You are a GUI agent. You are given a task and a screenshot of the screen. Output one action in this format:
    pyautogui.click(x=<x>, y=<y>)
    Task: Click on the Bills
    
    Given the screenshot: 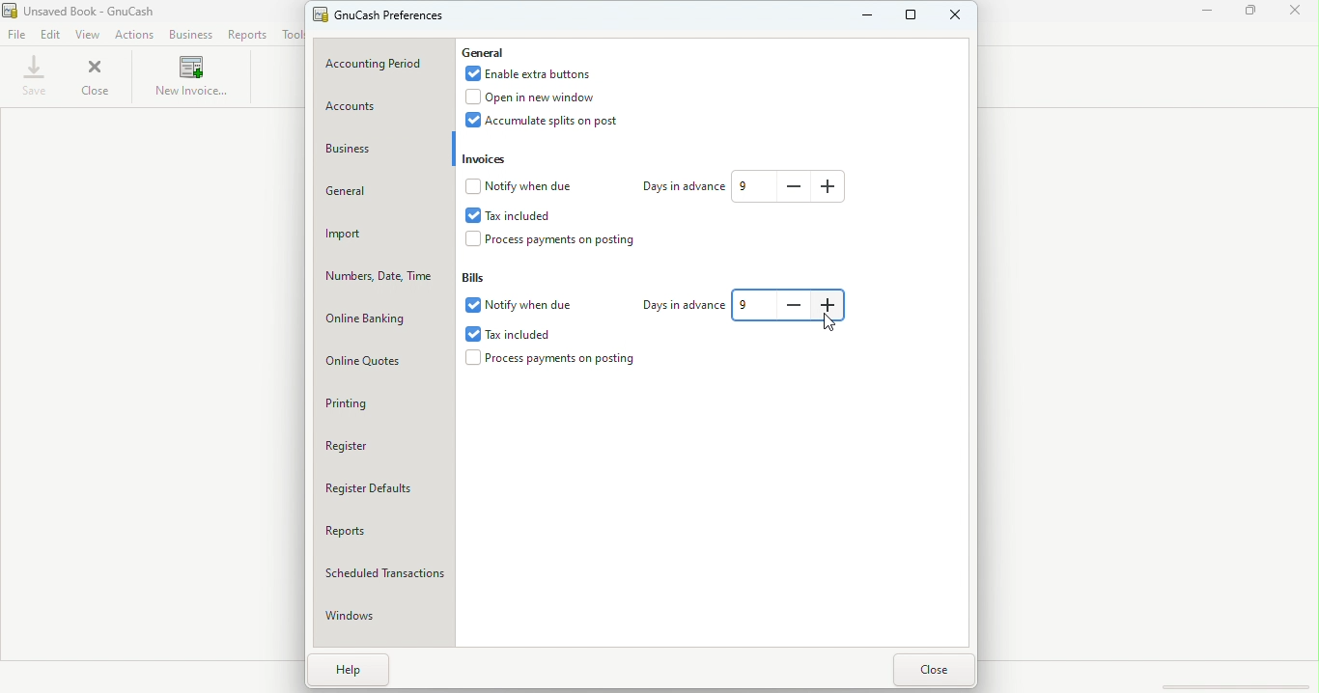 What is the action you would take?
    pyautogui.click(x=481, y=279)
    